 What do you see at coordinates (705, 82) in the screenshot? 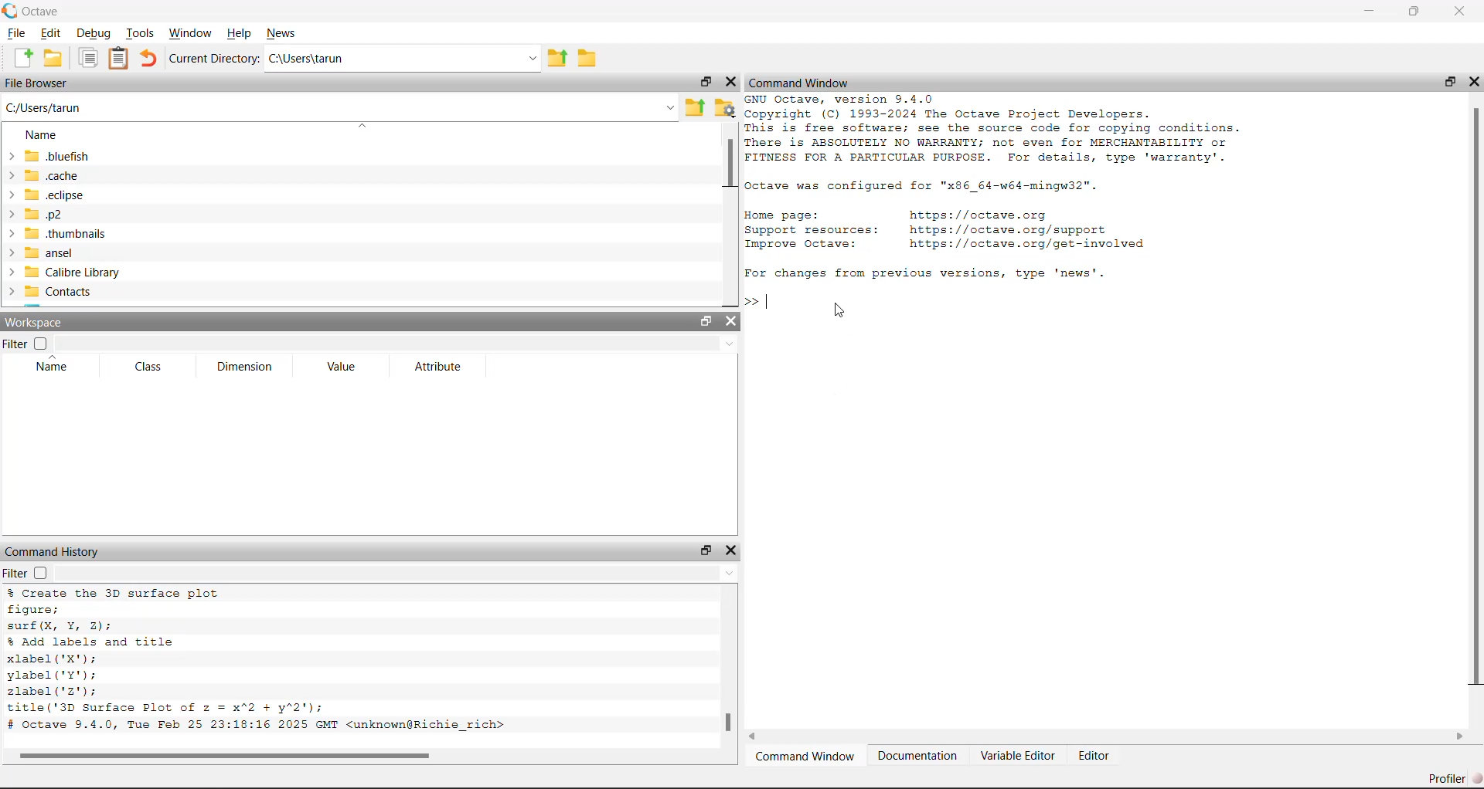
I see `Restore Down` at bounding box center [705, 82].